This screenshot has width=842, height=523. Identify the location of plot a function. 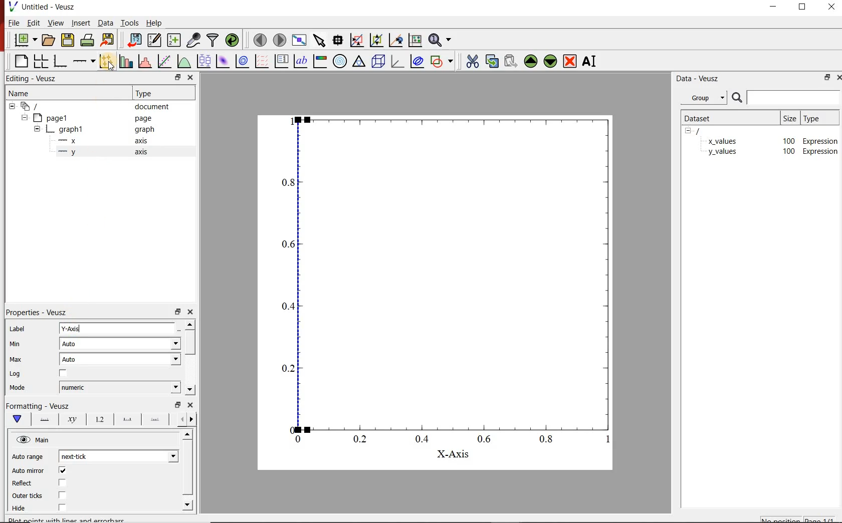
(182, 60).